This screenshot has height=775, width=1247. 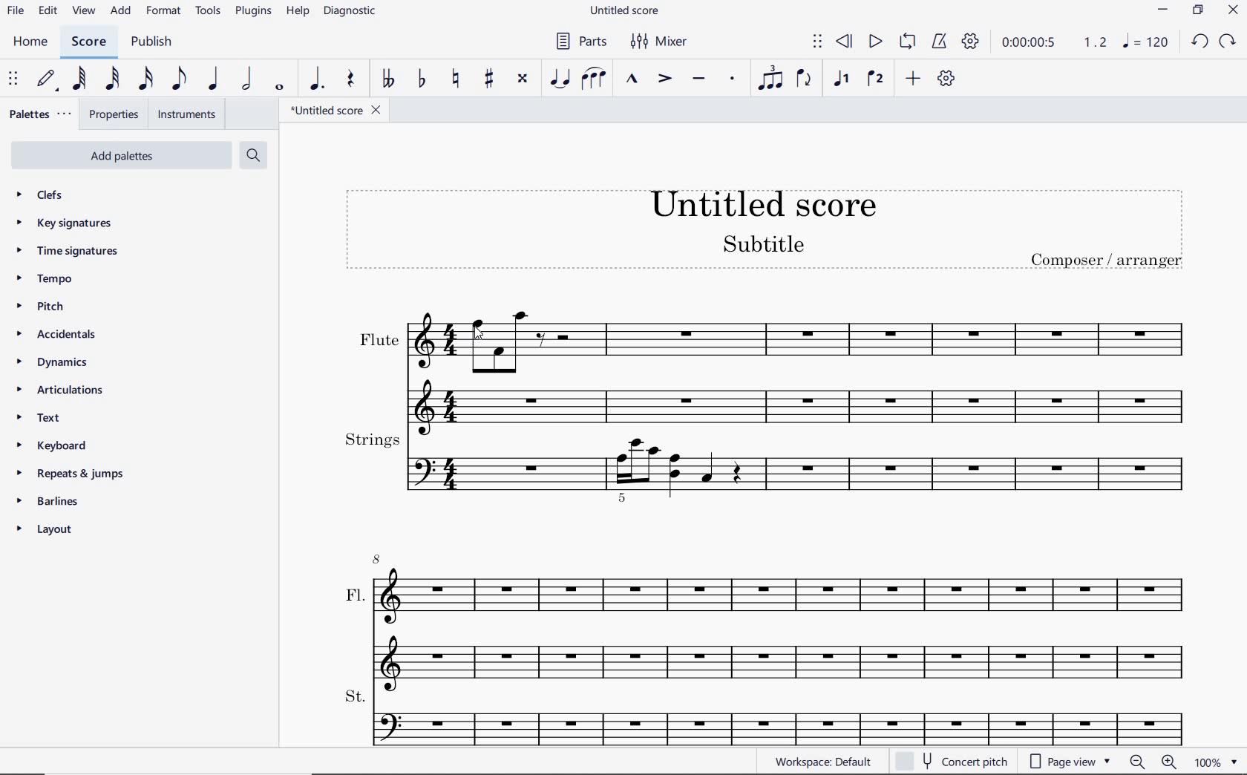 I want to click on repeats & jumps, so click(x=68, y=474).